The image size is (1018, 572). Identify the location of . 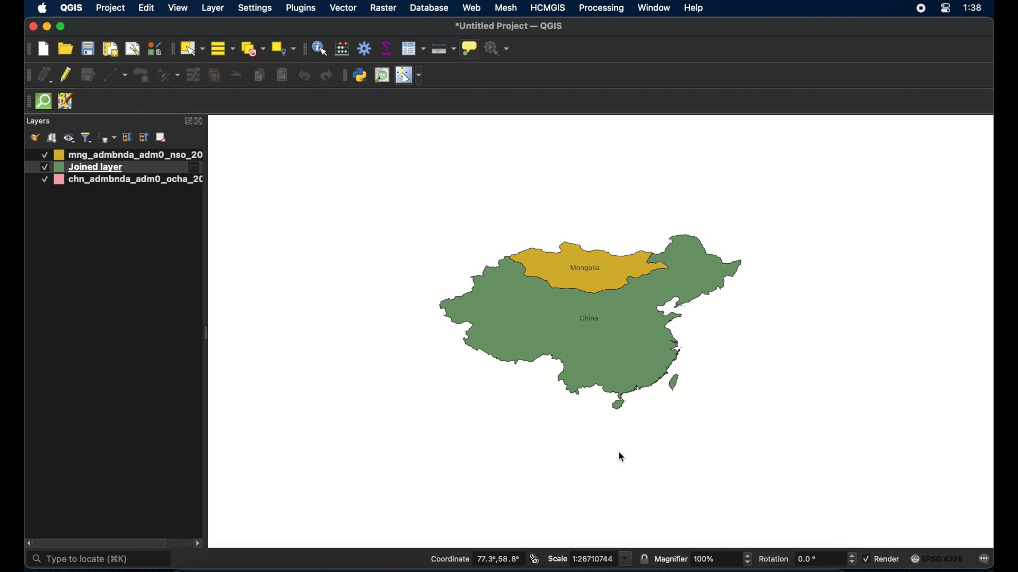
(43, 167).